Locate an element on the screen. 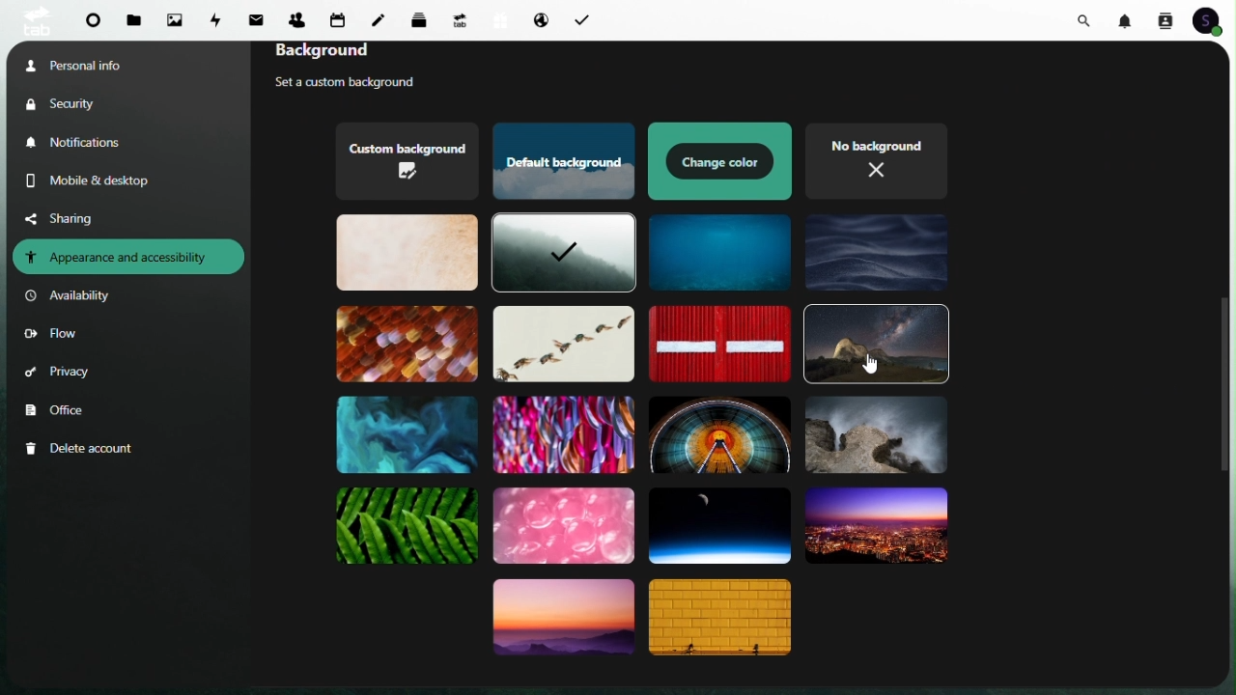  Mobile and desktop is located at coordinates (103, 181).